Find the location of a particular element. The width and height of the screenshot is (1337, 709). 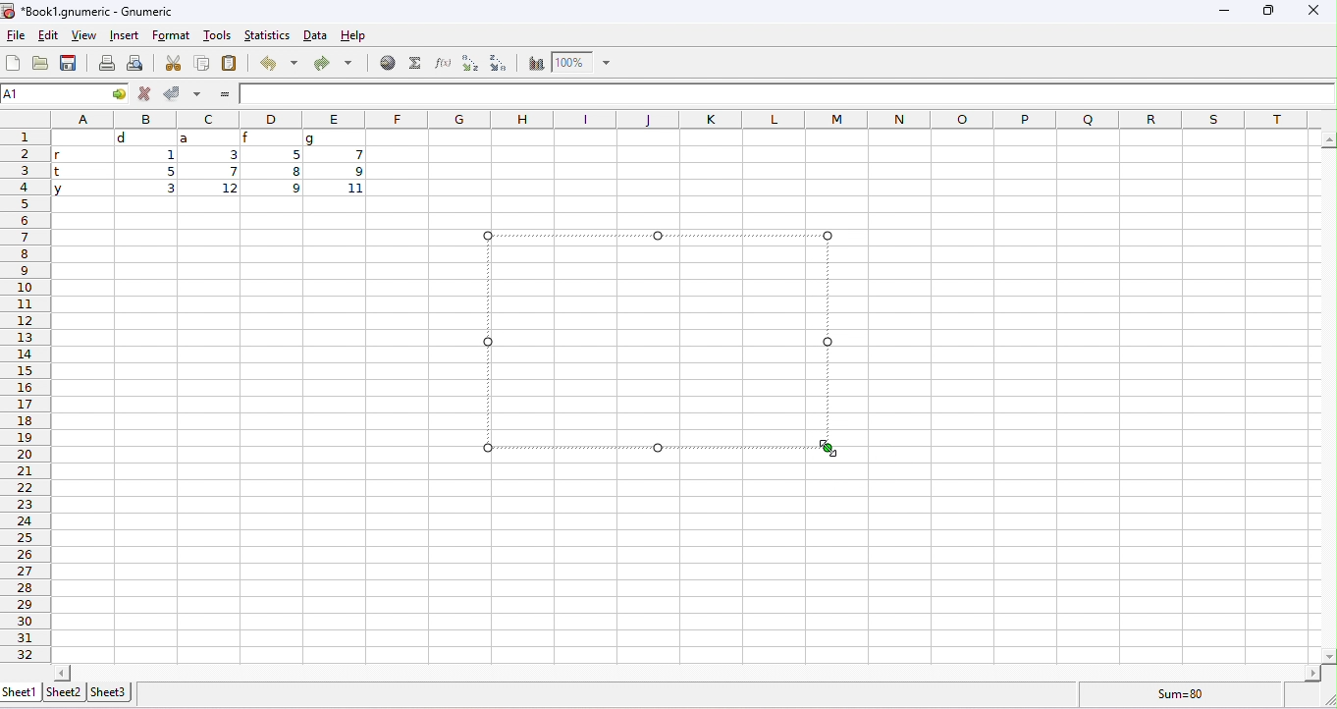

hyperlink is located at coordinates (385, 62).